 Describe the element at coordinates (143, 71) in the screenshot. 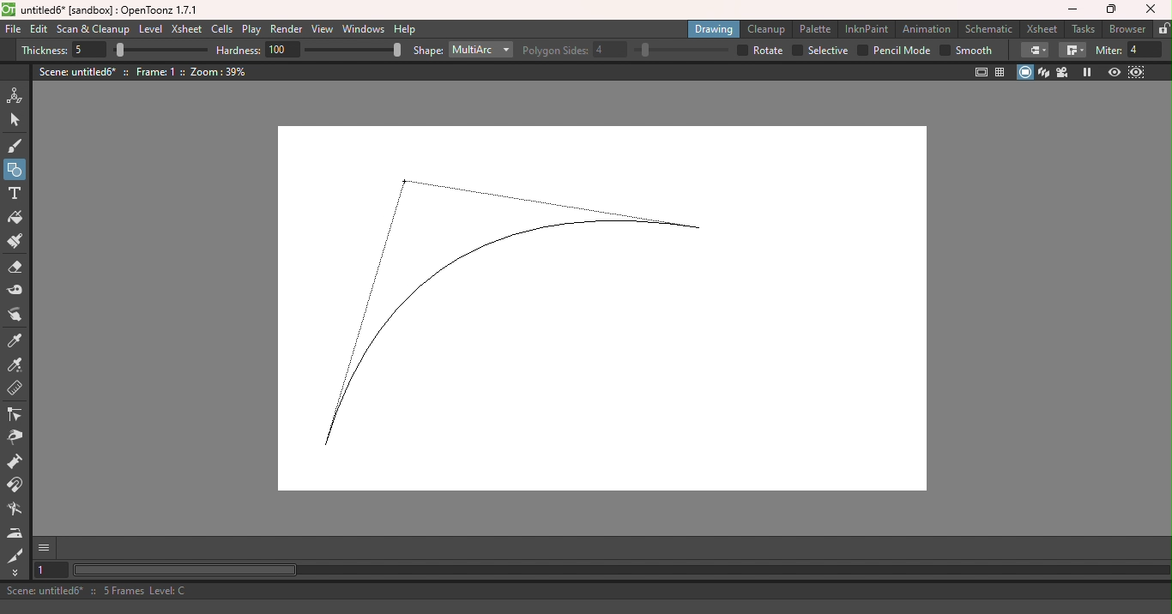

I see `Scene: untitled6* :: Frame: 1 :: Zoom: 39%` at that location.